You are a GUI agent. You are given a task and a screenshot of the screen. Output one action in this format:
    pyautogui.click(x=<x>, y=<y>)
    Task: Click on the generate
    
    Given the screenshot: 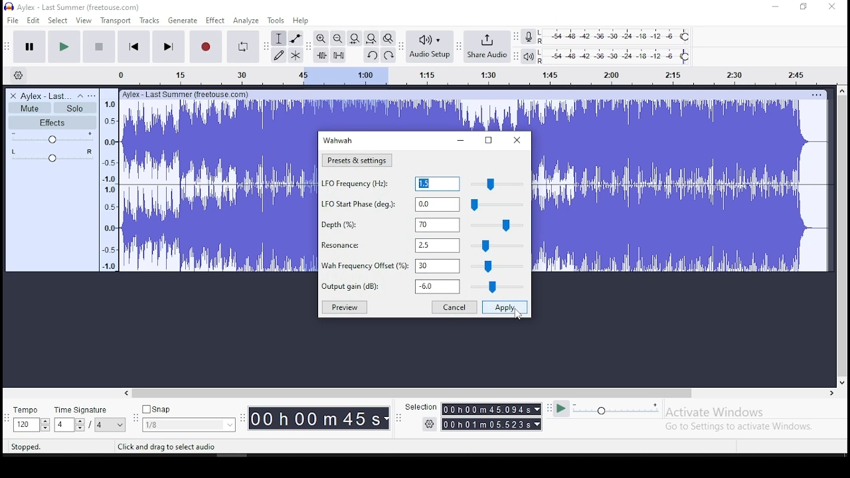 What is the action you would take?
    pyautogui.click(x=183, y=21)
    